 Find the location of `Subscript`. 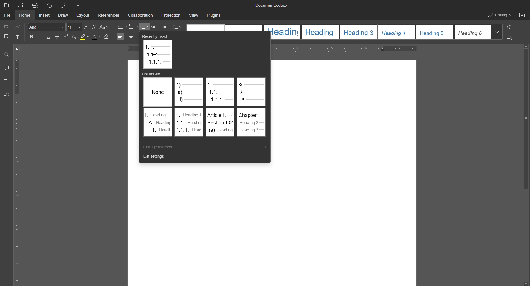

Subscript is located at coordinates (75, 36).